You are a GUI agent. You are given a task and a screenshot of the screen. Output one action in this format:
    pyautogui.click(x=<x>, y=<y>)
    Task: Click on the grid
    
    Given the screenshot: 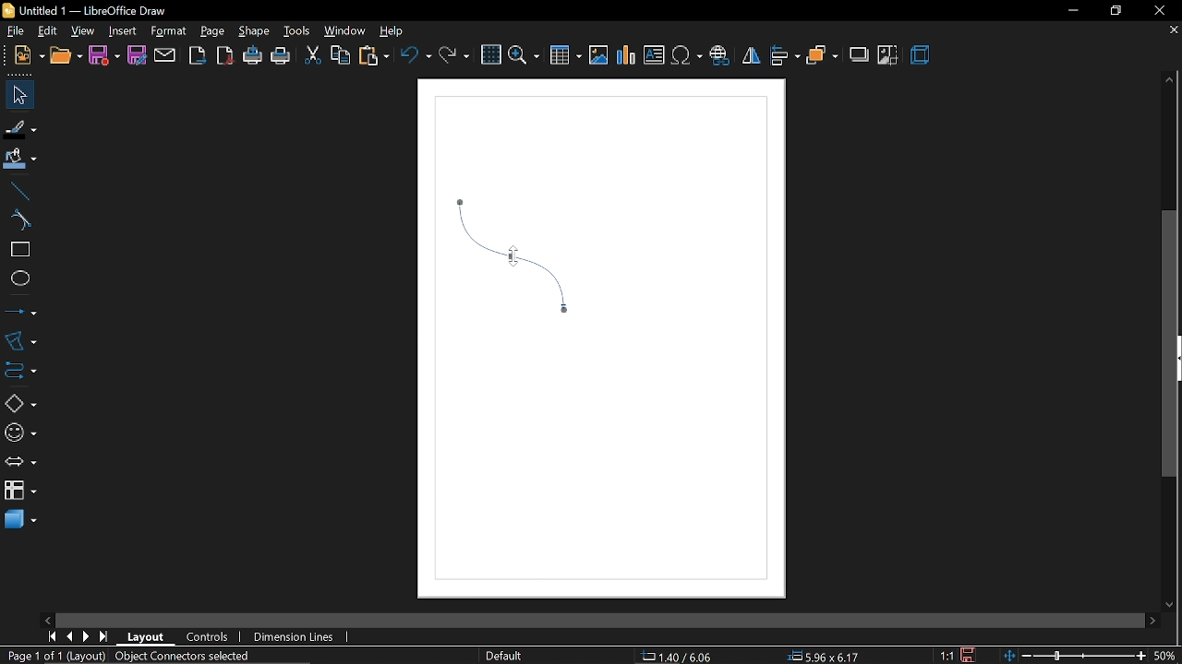 What is the action you would take?
    pyautogui.click(x=489, y=54)
    